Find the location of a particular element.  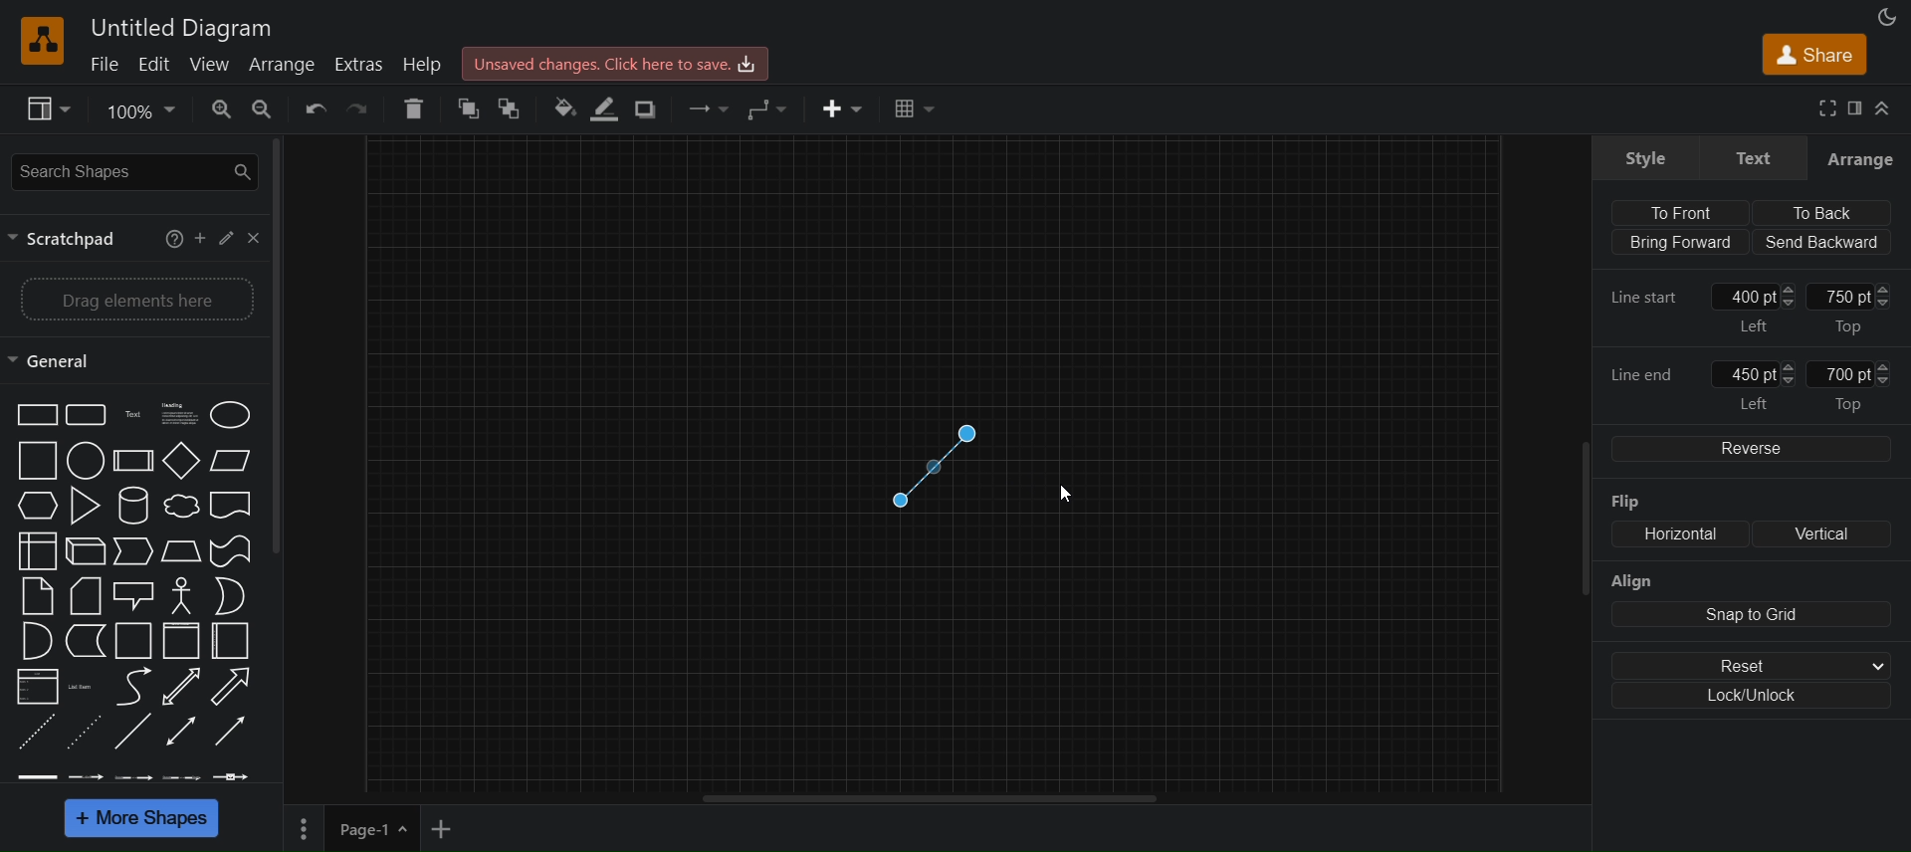

cursor is located at coordinates (1067, 494).